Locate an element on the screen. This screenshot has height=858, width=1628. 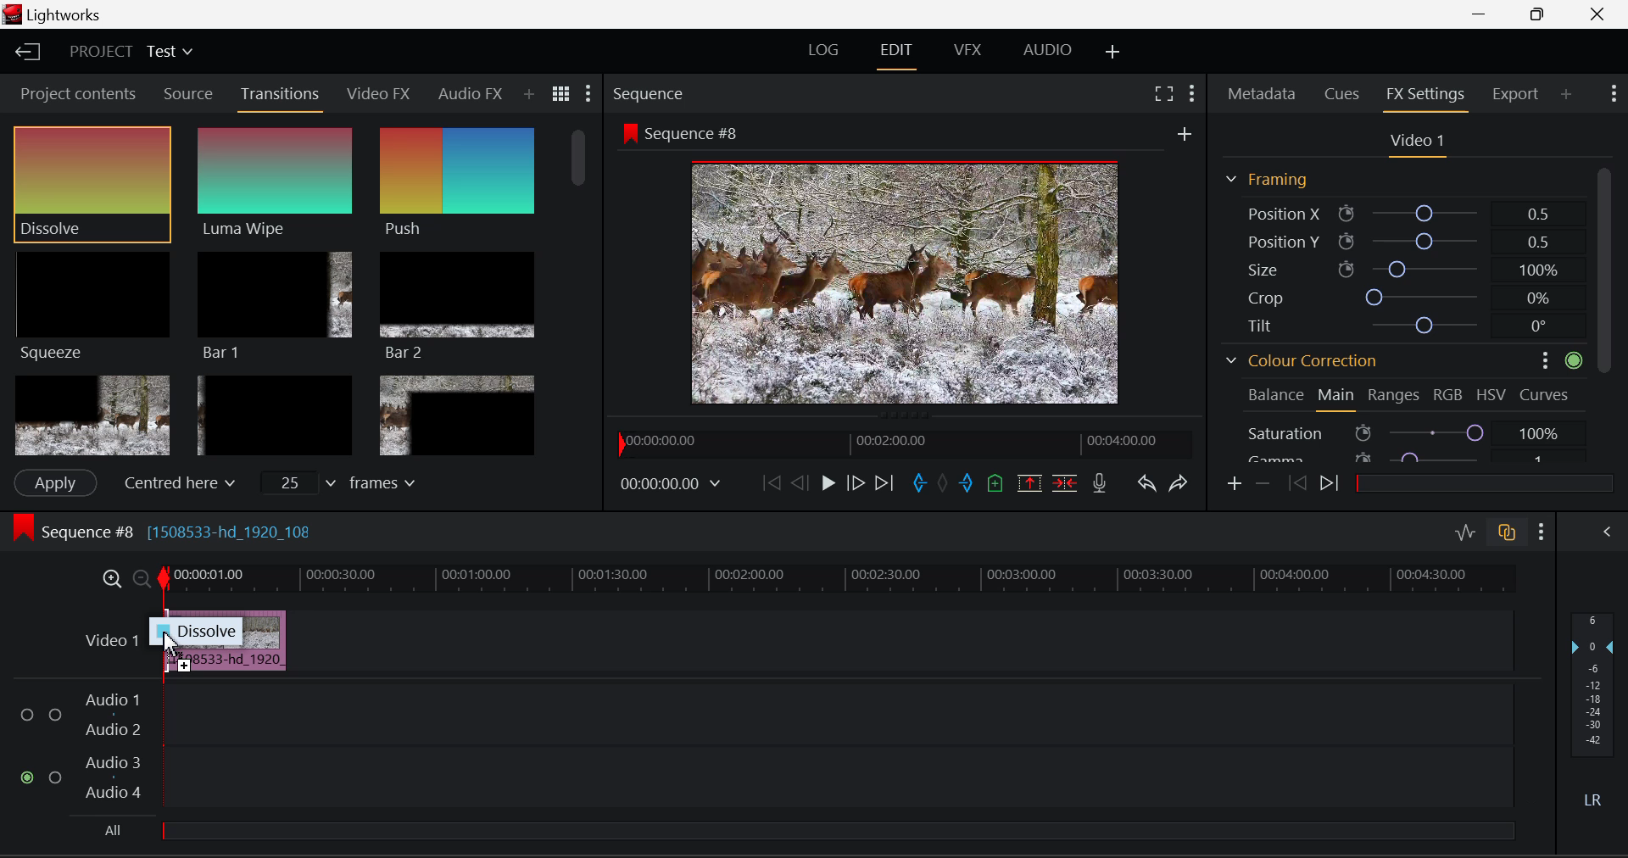
Saturation 100% is located at coordinates (1413, 429).